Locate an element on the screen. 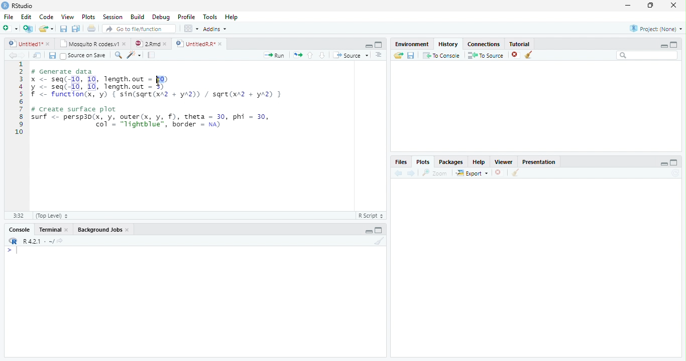 The image size is (686, 361). R 4.2.1 . ~/ is located at coordinates (38, 241).